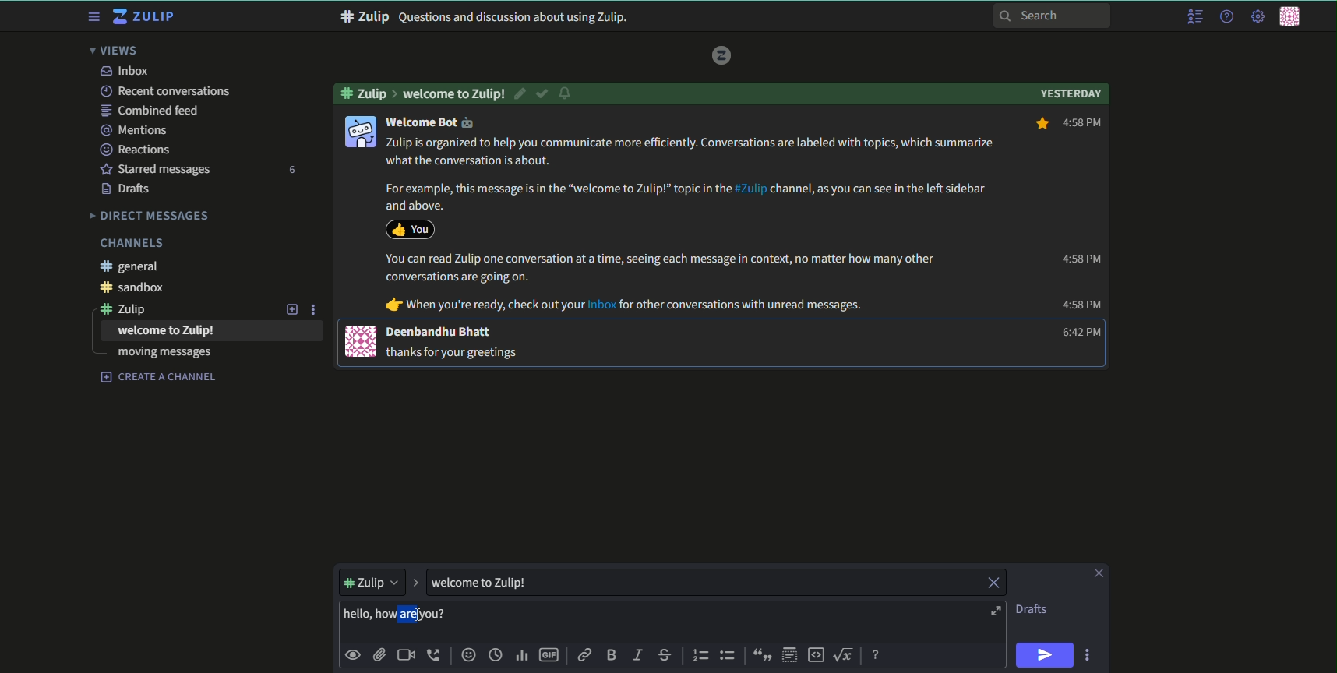 Image resolution: width=1337 pixels, height=673 pixels. I want to click on link, so click(586, 657).